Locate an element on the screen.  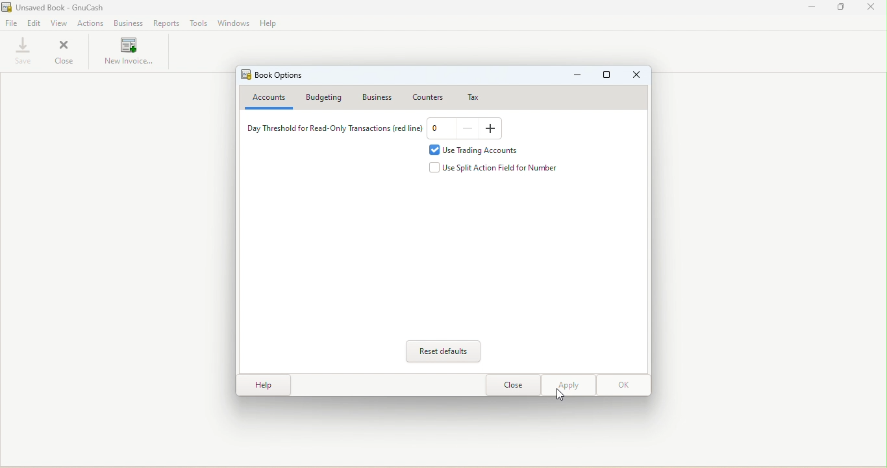
File is located at coordinates (12, 25).